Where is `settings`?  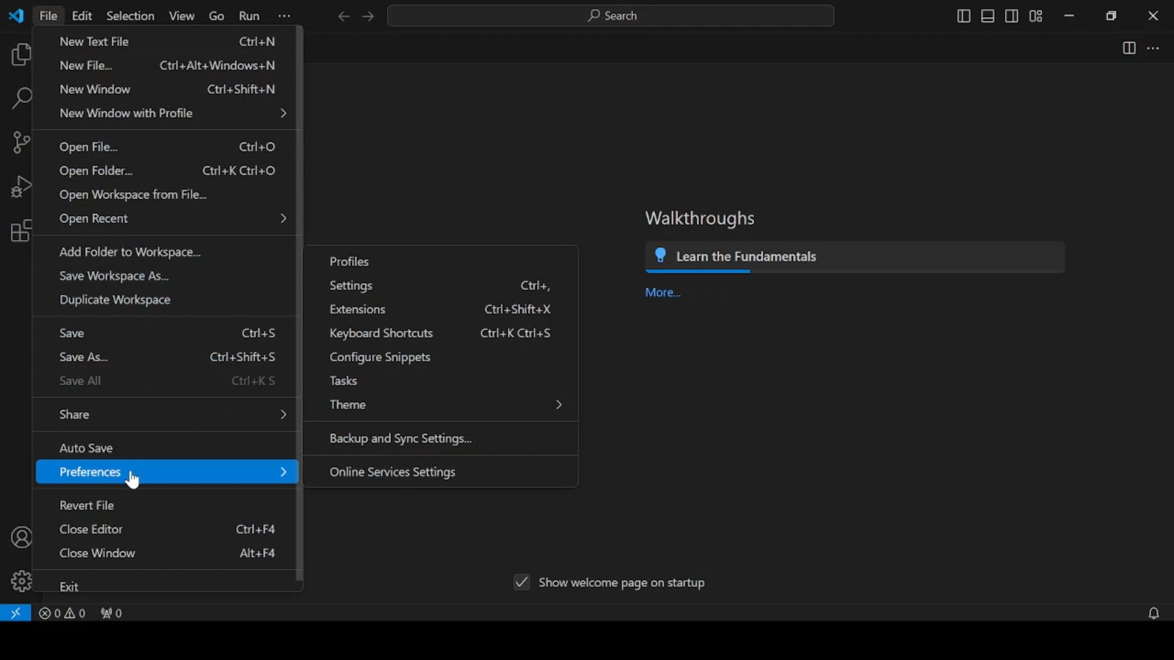 settings is located at coordinates (355, 287).